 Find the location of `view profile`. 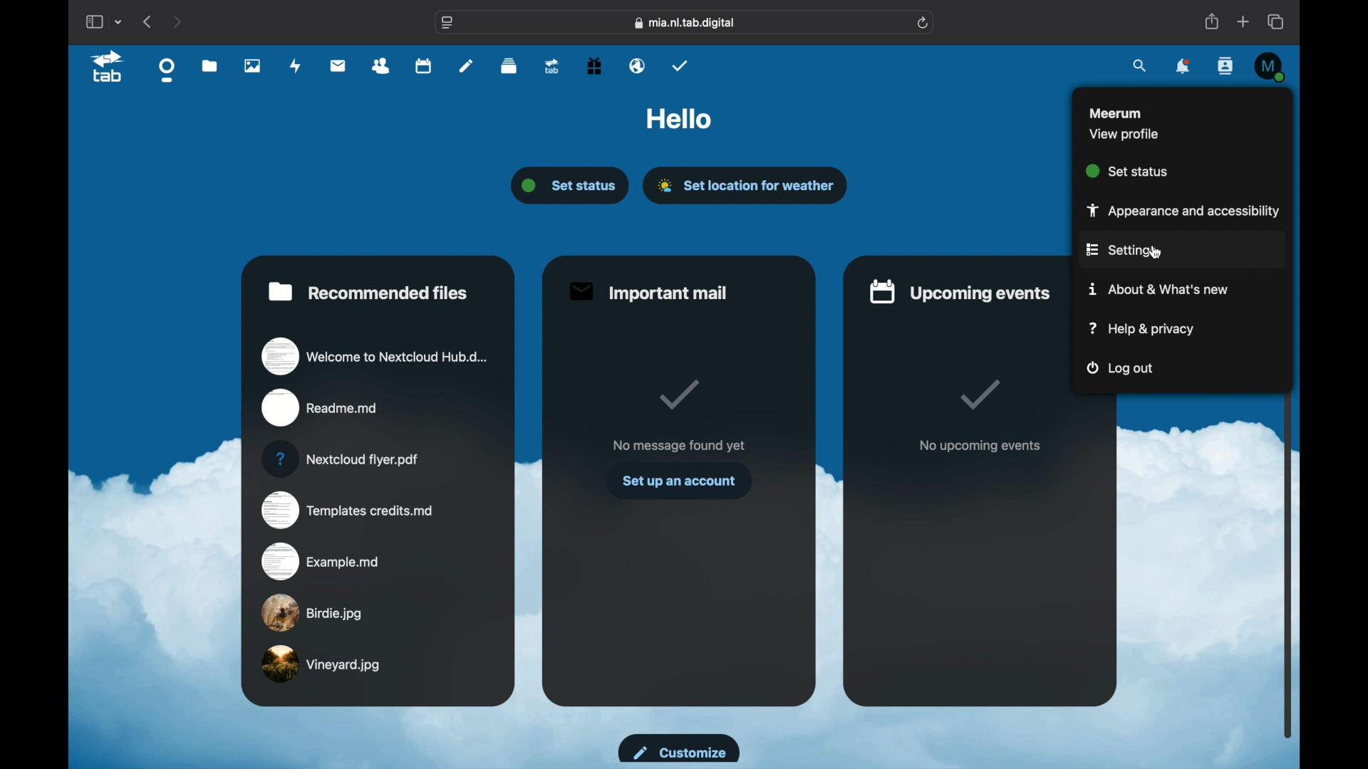

view profile is located at coordinates (1124, 134).